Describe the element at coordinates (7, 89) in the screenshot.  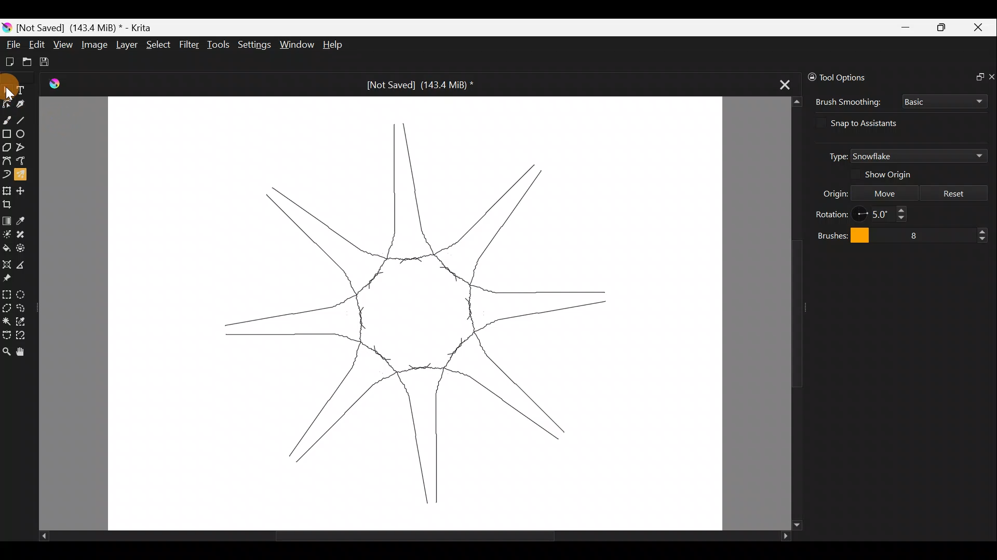
I see `Select shapes tool` at that location.